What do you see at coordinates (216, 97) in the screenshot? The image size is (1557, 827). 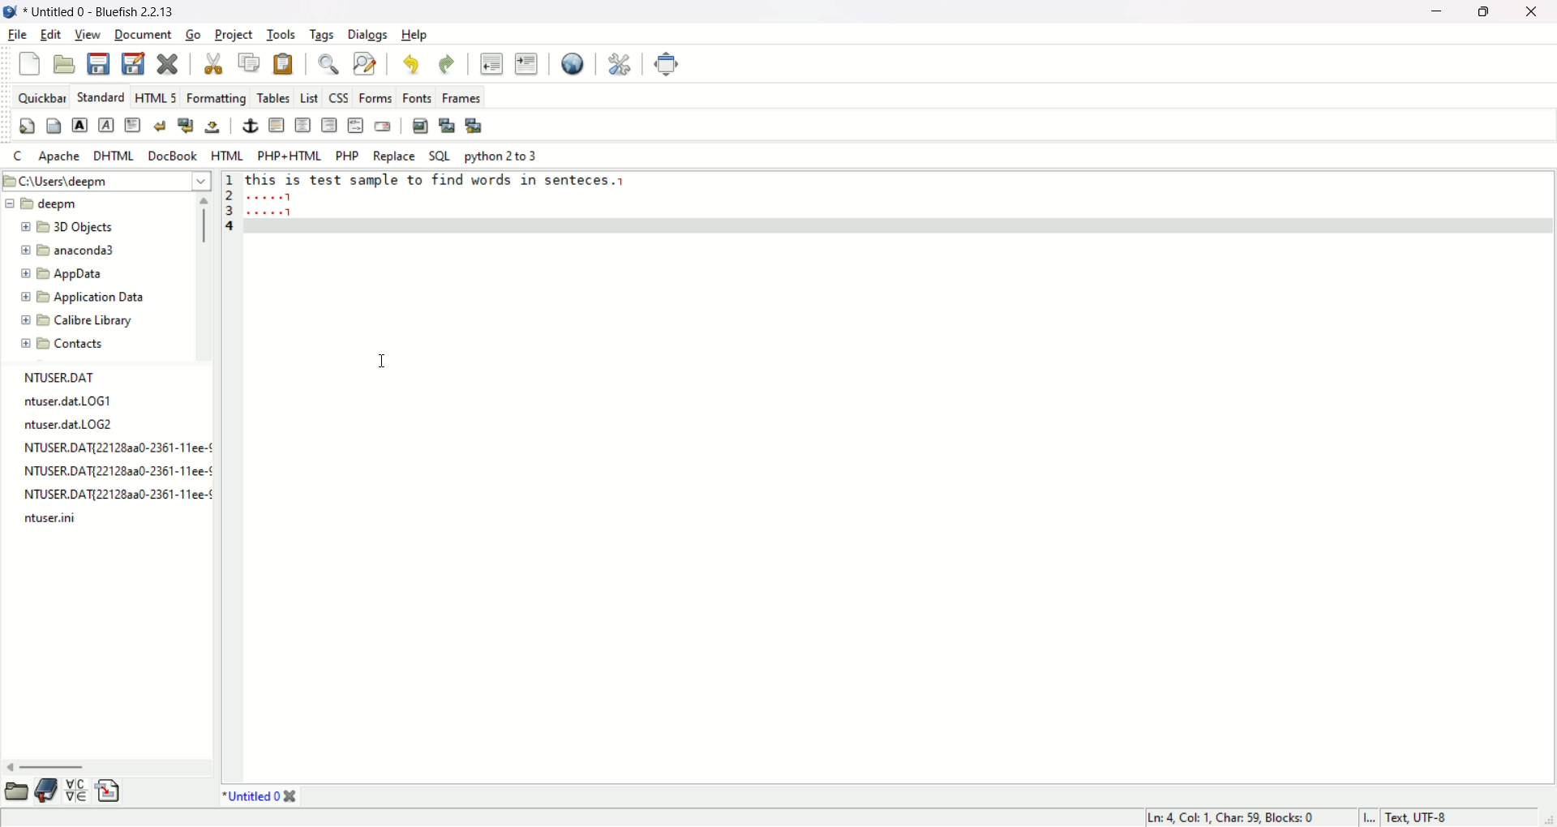 I see `formatting` at bounding box center [216, 97].